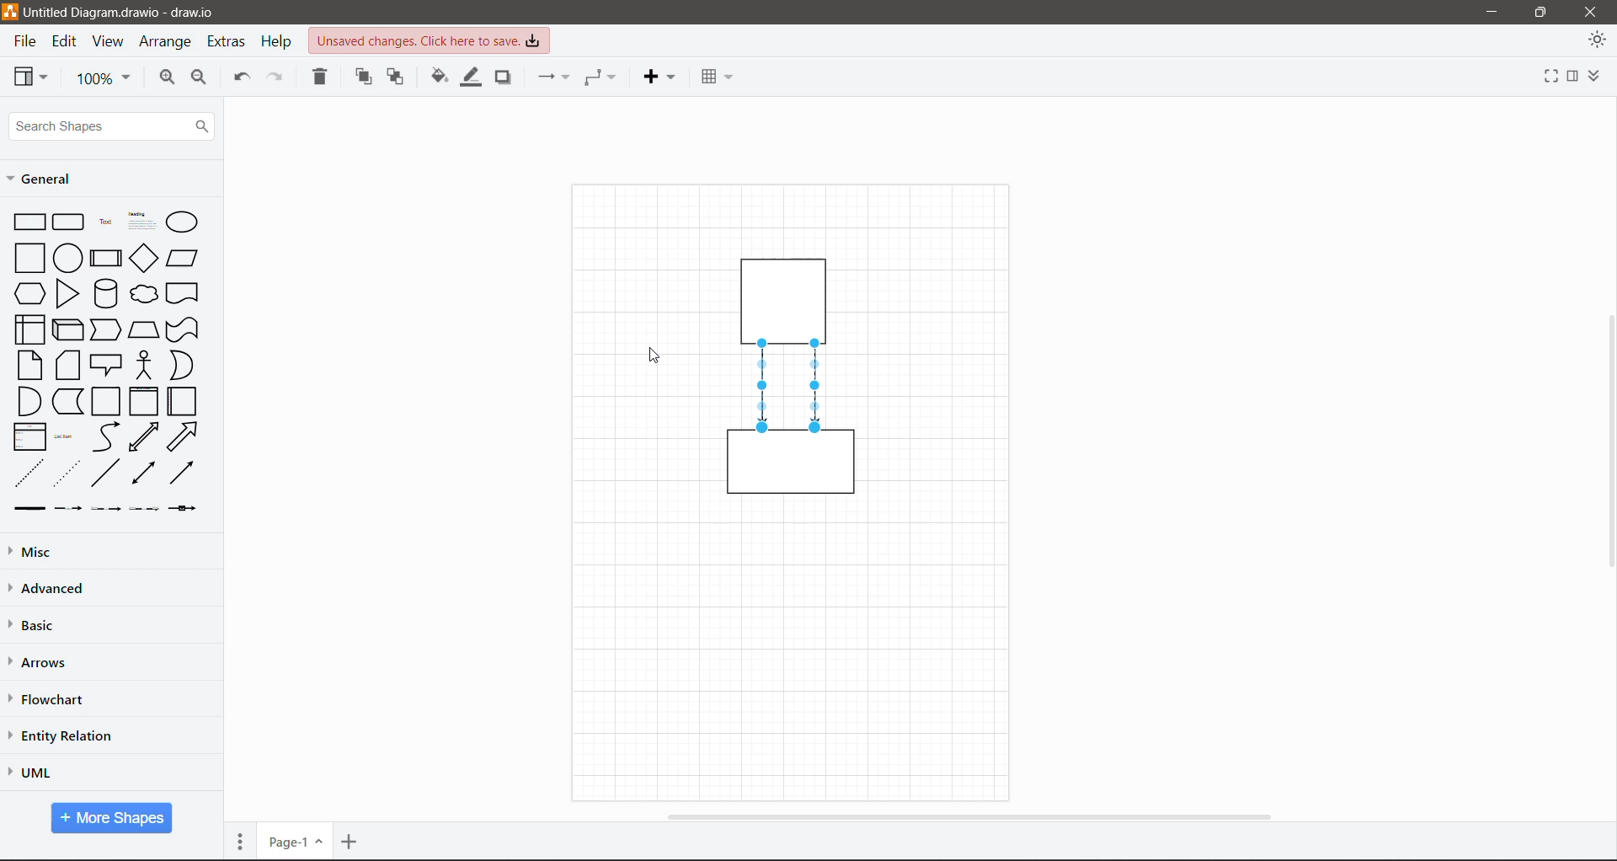 The image size is (1617, 861). Describe the element at coordinates (1590, 11) in the screenshot. I see `close` at that location.